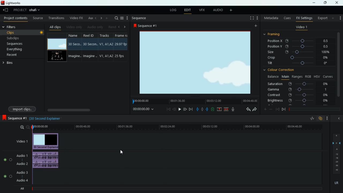 This screenshot has width=343, height=193. What do you see at coordinates (314, 109) in the screenshot?
I see `timeline` at bounding box center [314, 109].